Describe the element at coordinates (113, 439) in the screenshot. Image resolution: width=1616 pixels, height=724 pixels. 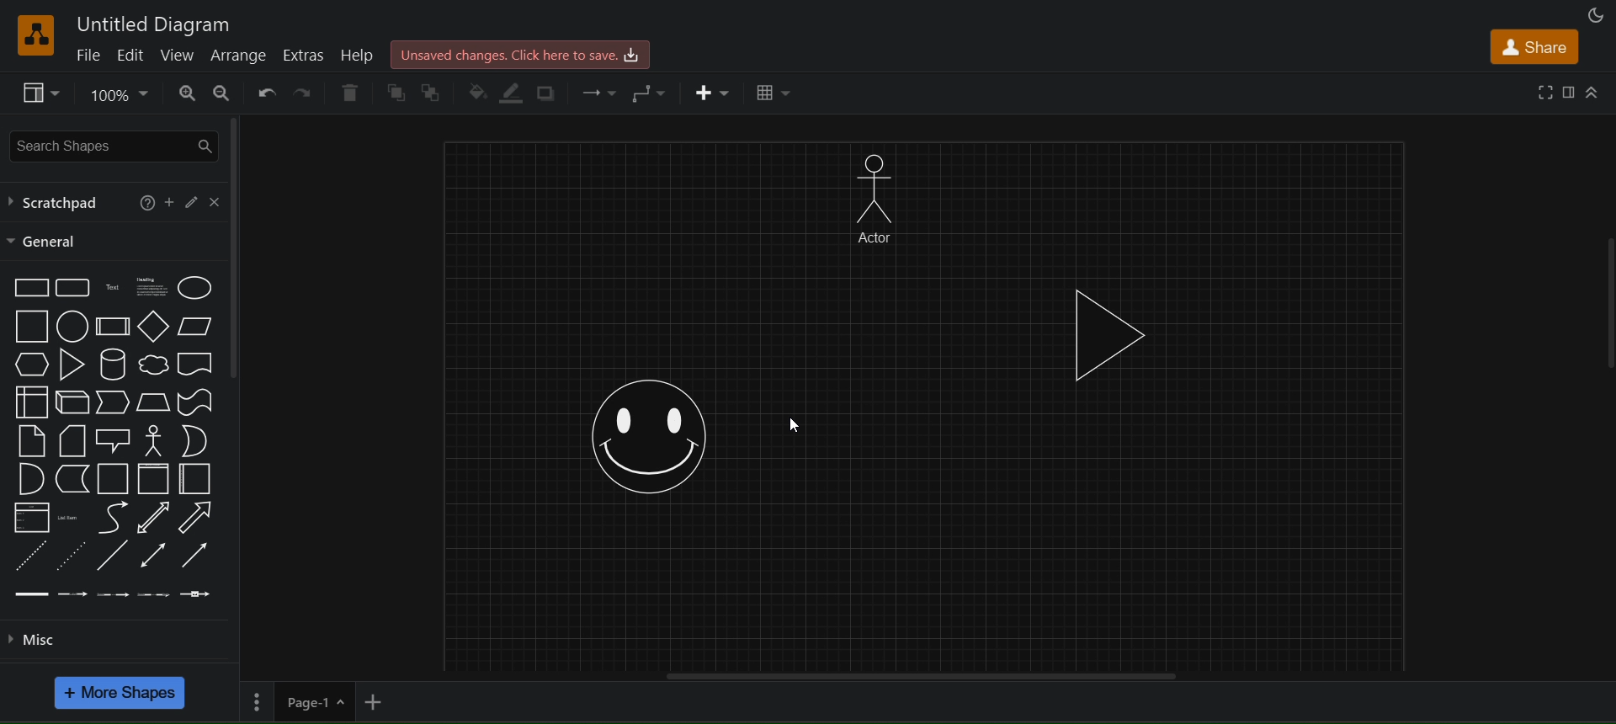
I see `callout` at that location.